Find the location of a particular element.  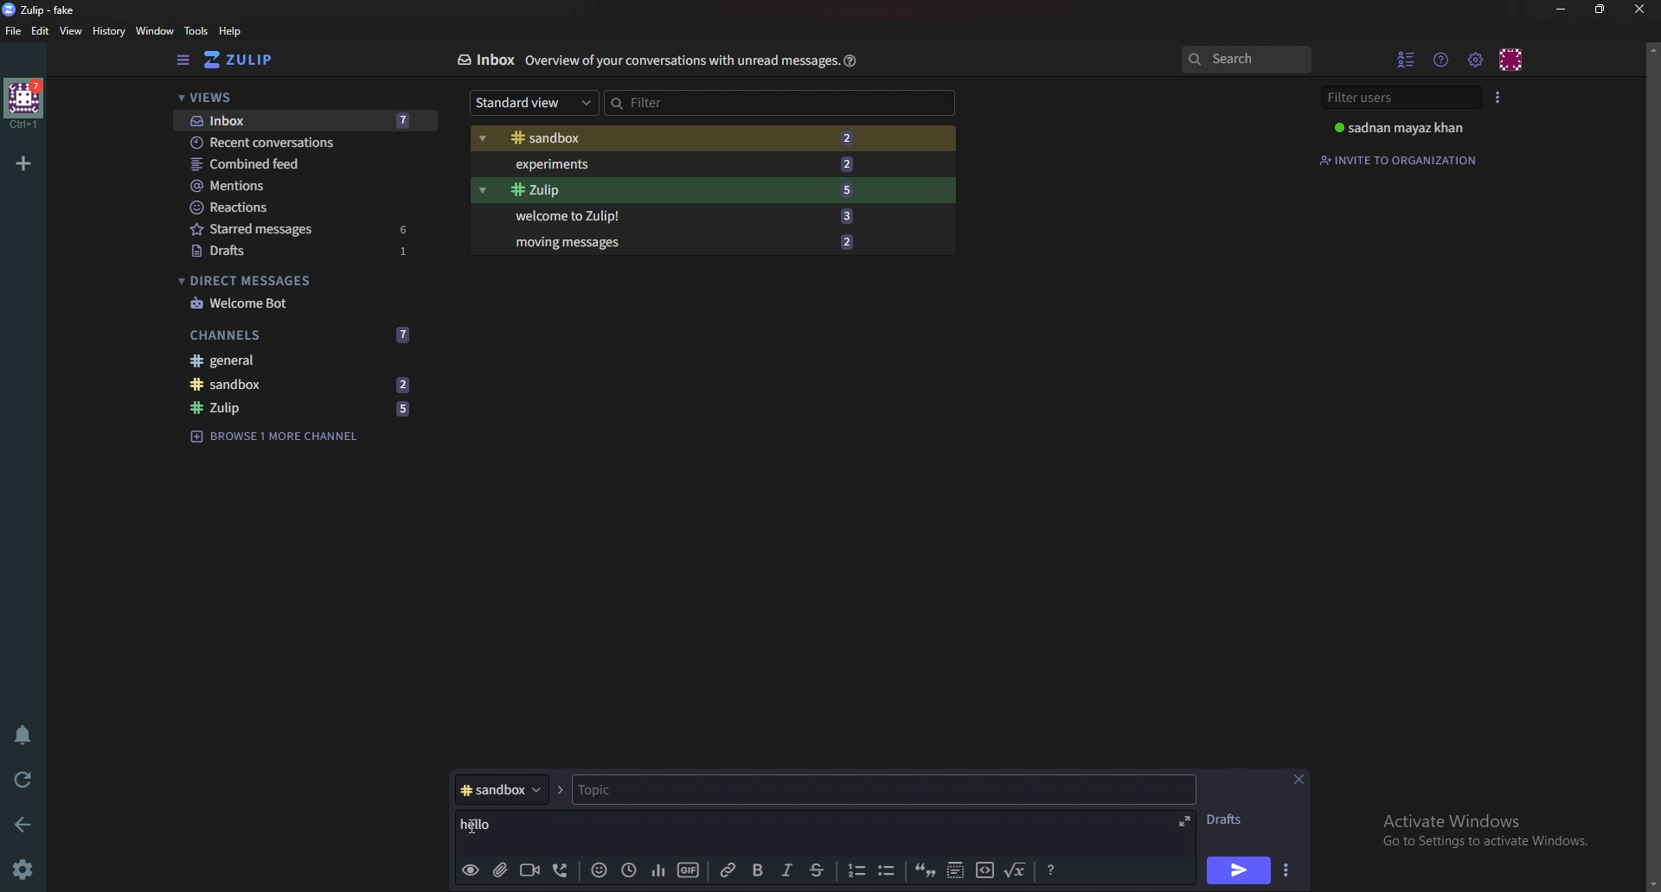

help is located at coordinates (849, 60).